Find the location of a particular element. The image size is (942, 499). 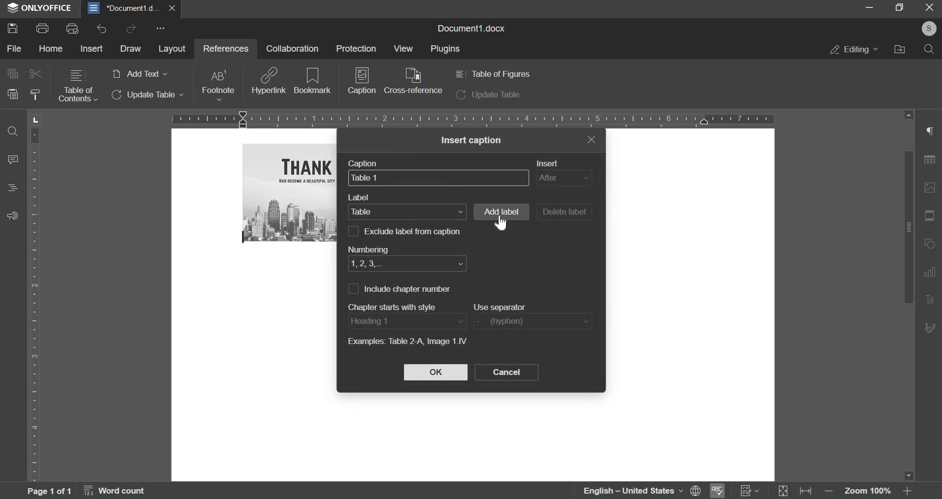

examples: table 2-a, image 1.iv is located at coordinates (406, 343).